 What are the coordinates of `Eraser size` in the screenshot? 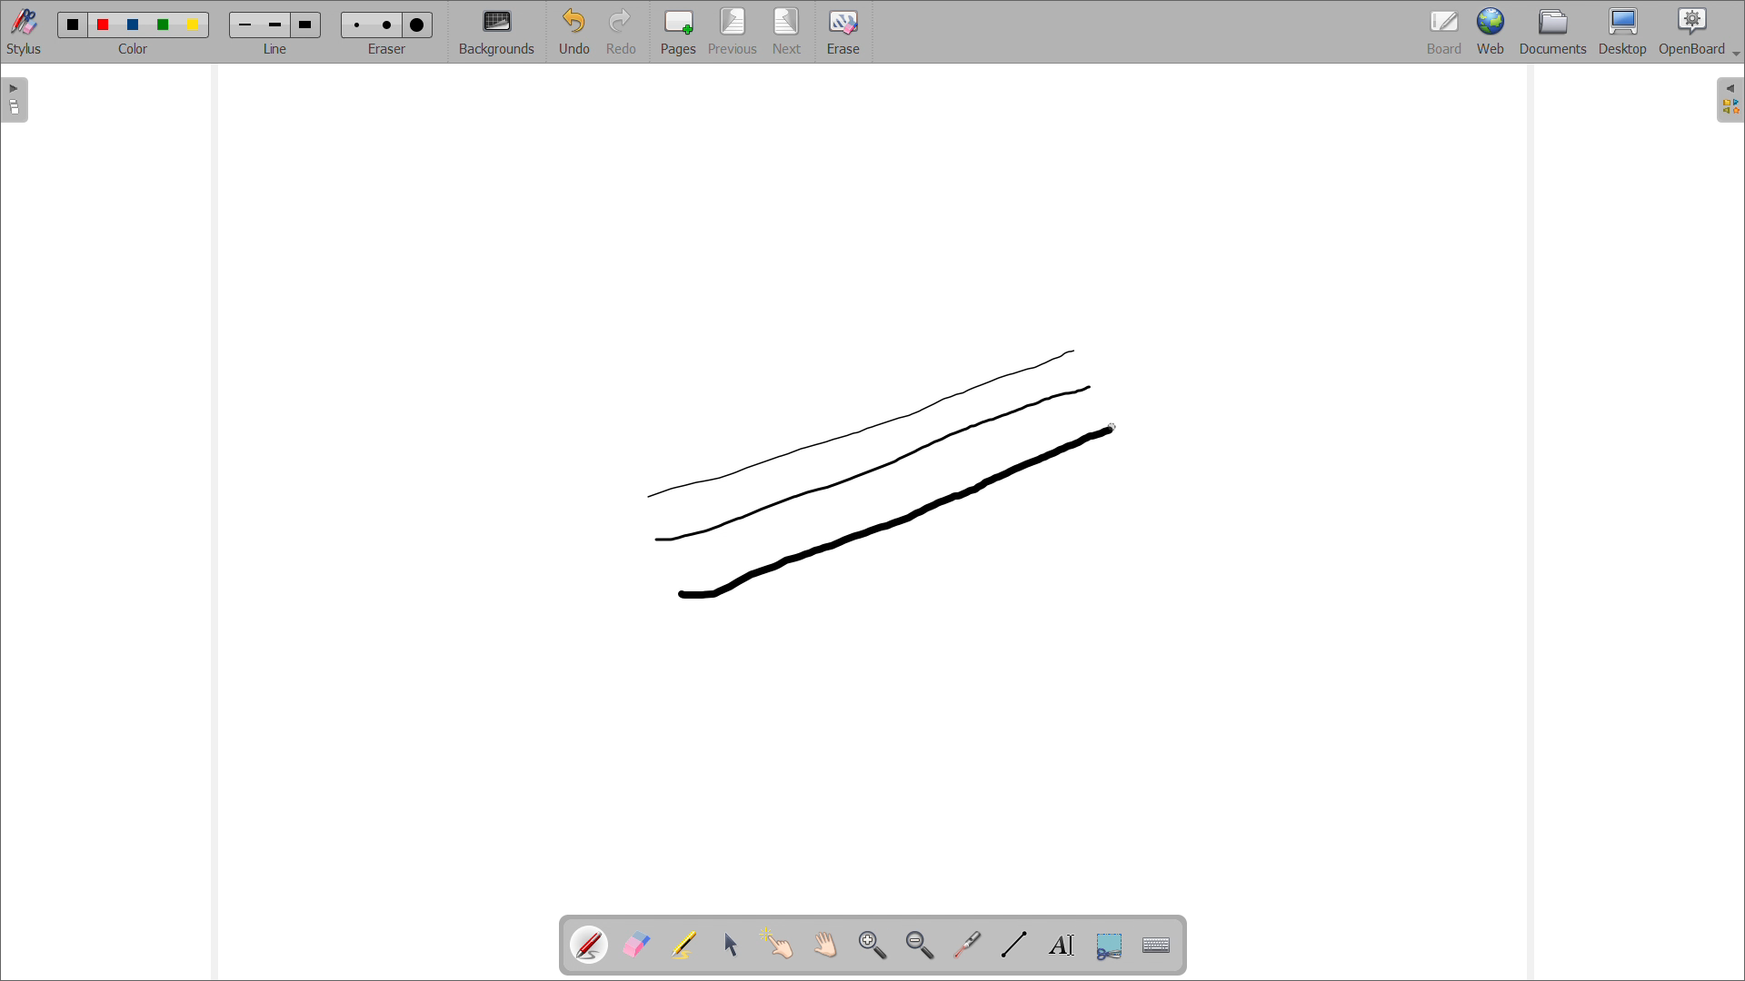 It's located at (417, 25).